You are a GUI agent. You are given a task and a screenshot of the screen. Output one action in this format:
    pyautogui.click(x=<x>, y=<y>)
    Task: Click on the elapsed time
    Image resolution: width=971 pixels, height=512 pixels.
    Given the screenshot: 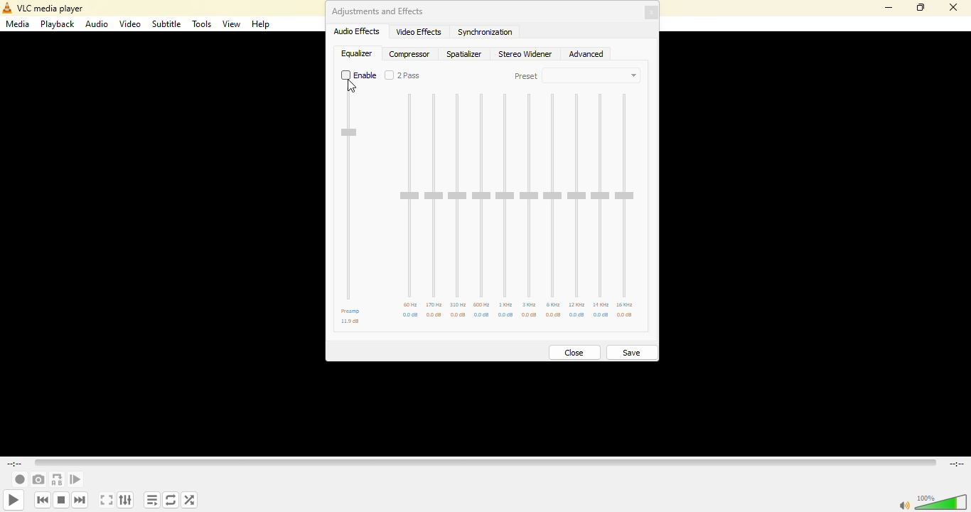 What is the action you would take?
    pyautogui.click(x=17, y=463)
    